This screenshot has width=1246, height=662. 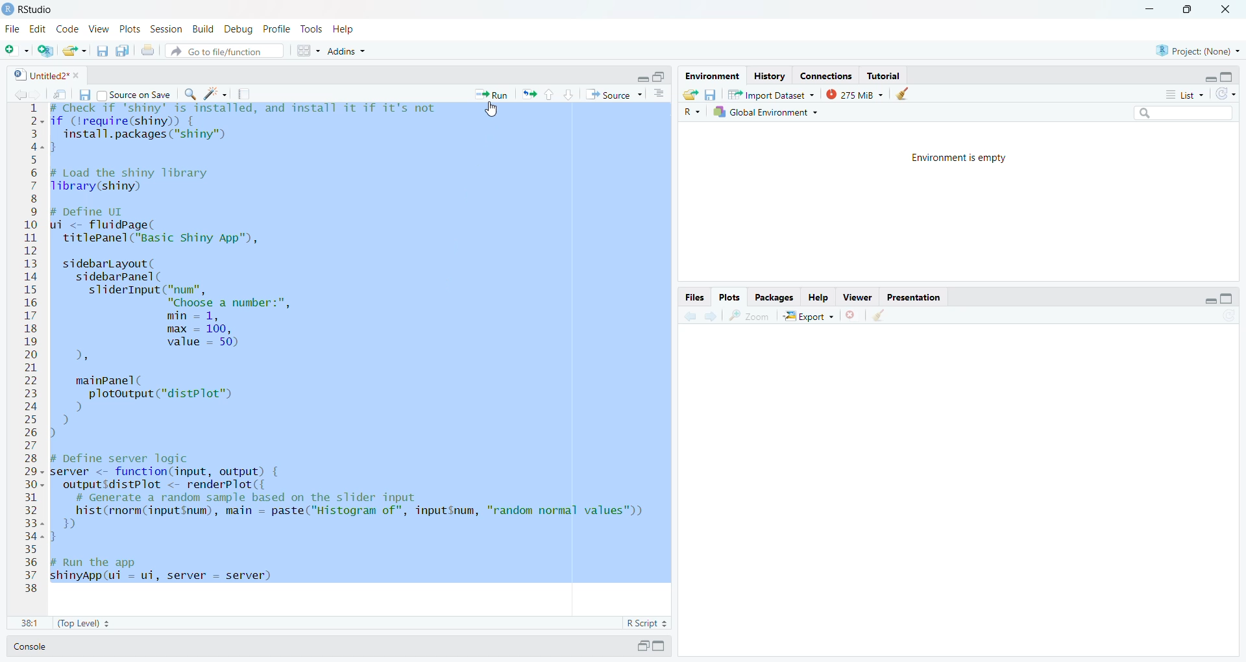 What do you see at coordinates (8, 9) in the screenshot?
I see `logo` at bounding box center [8, 9].